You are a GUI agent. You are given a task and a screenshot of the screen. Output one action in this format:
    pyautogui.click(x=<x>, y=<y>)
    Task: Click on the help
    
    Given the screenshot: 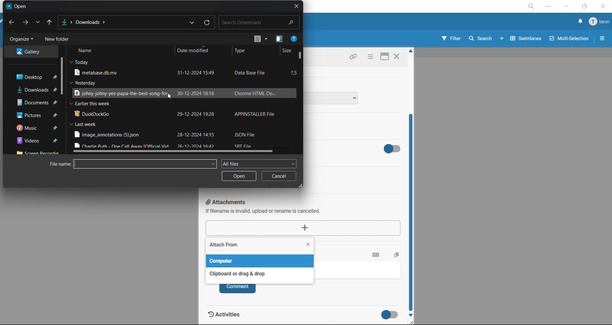 What is the action you would take?
    pyautogui.click(x=294, y=39)
    